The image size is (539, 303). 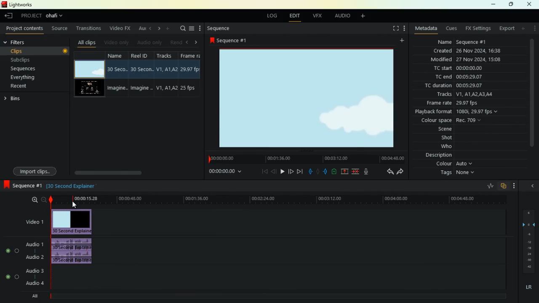 What do you see at coordinates (437, 155) in the screenshot?
I see `description` at bounding box center [437, 155].